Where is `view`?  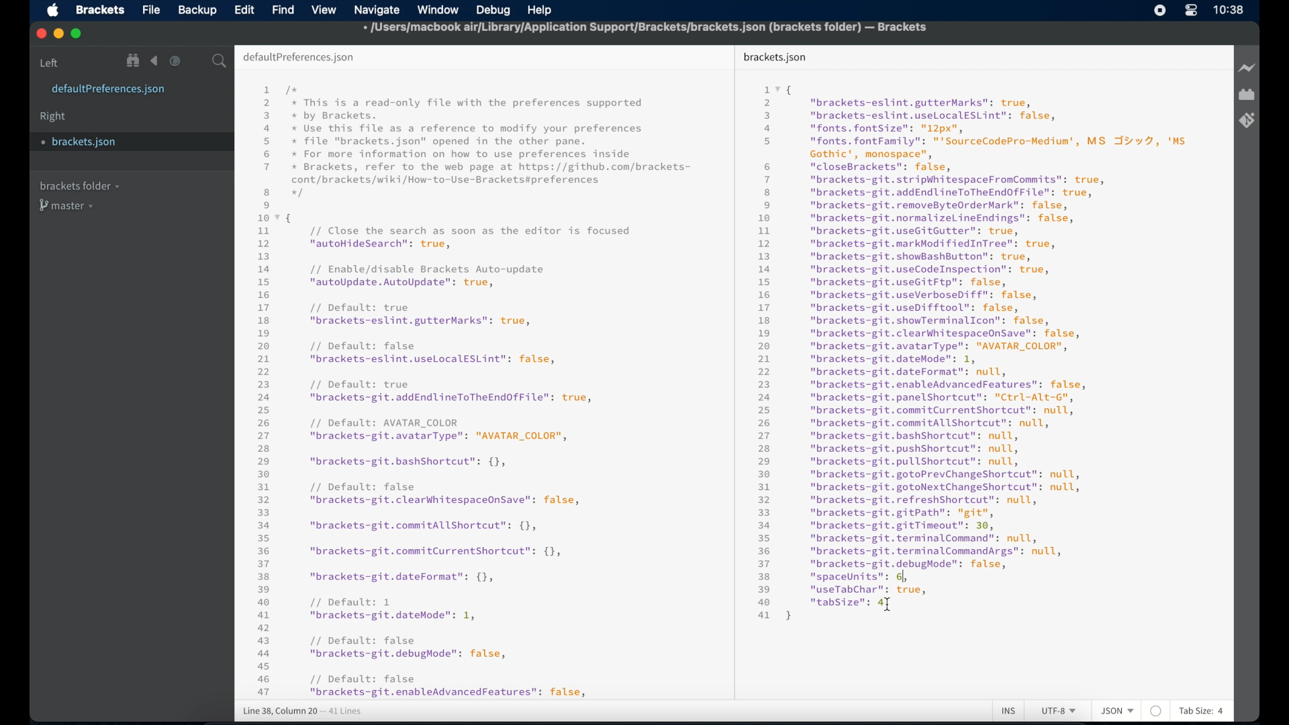 view is located at coordinates (324, 10).